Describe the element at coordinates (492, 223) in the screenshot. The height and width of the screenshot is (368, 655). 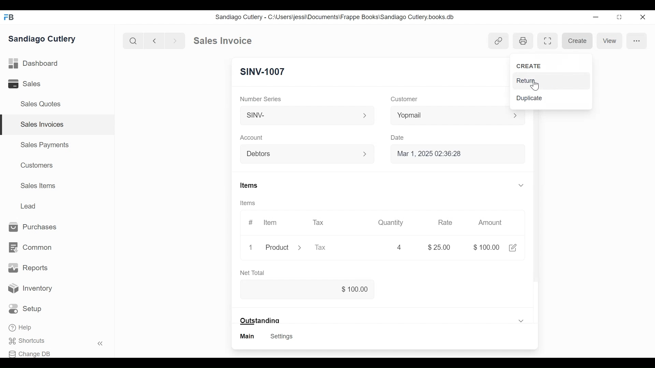
I see `Amount` at that location.